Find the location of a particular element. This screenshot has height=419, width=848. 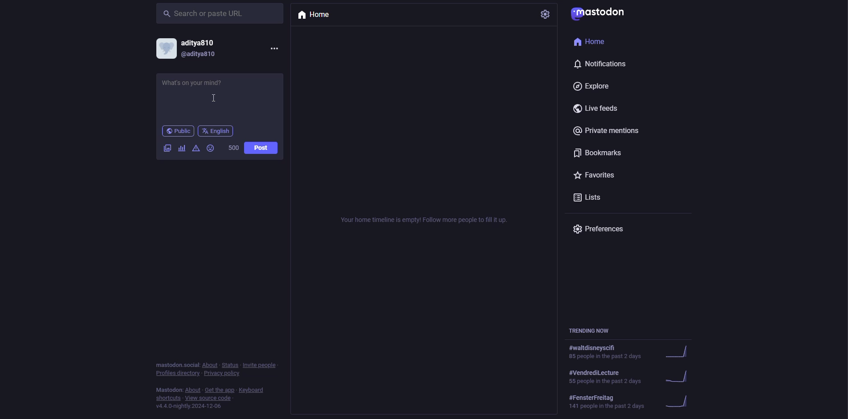

trending now is located at coordinates (635, 352).